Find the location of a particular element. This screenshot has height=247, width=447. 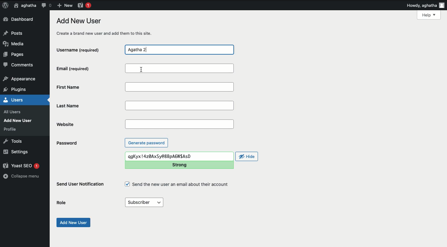

Email is located at coordinates (179, 68).